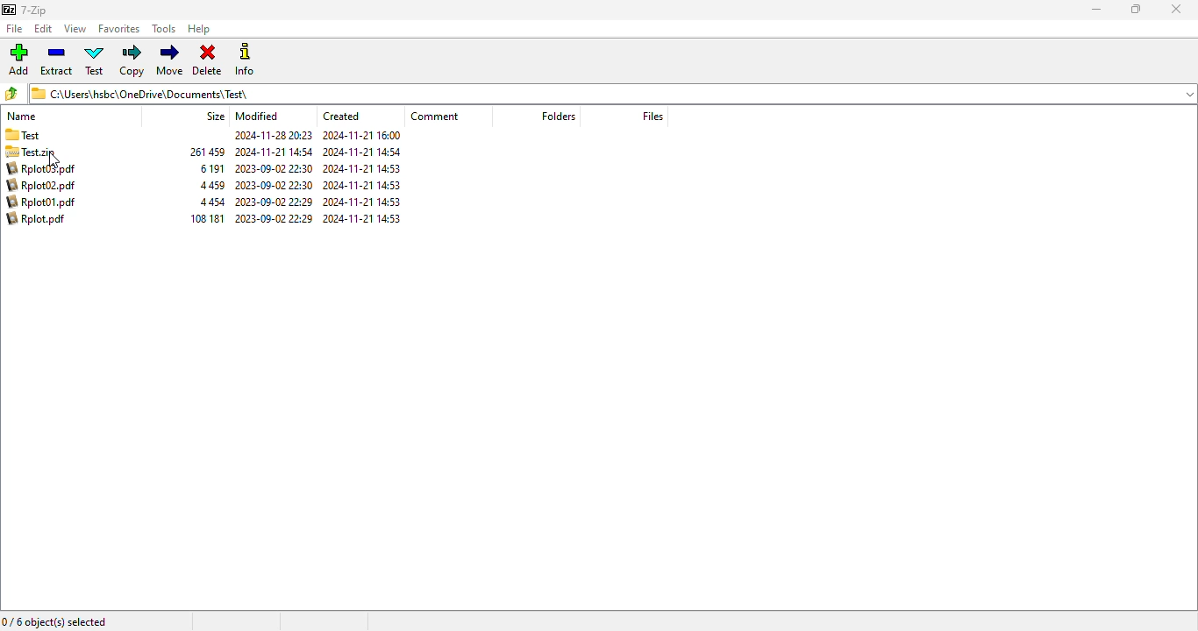 This screenshot has height=631, width=1198. Describe the element at coordinates (1190, 93) in the screenshot. I see `dropdown` at that location.